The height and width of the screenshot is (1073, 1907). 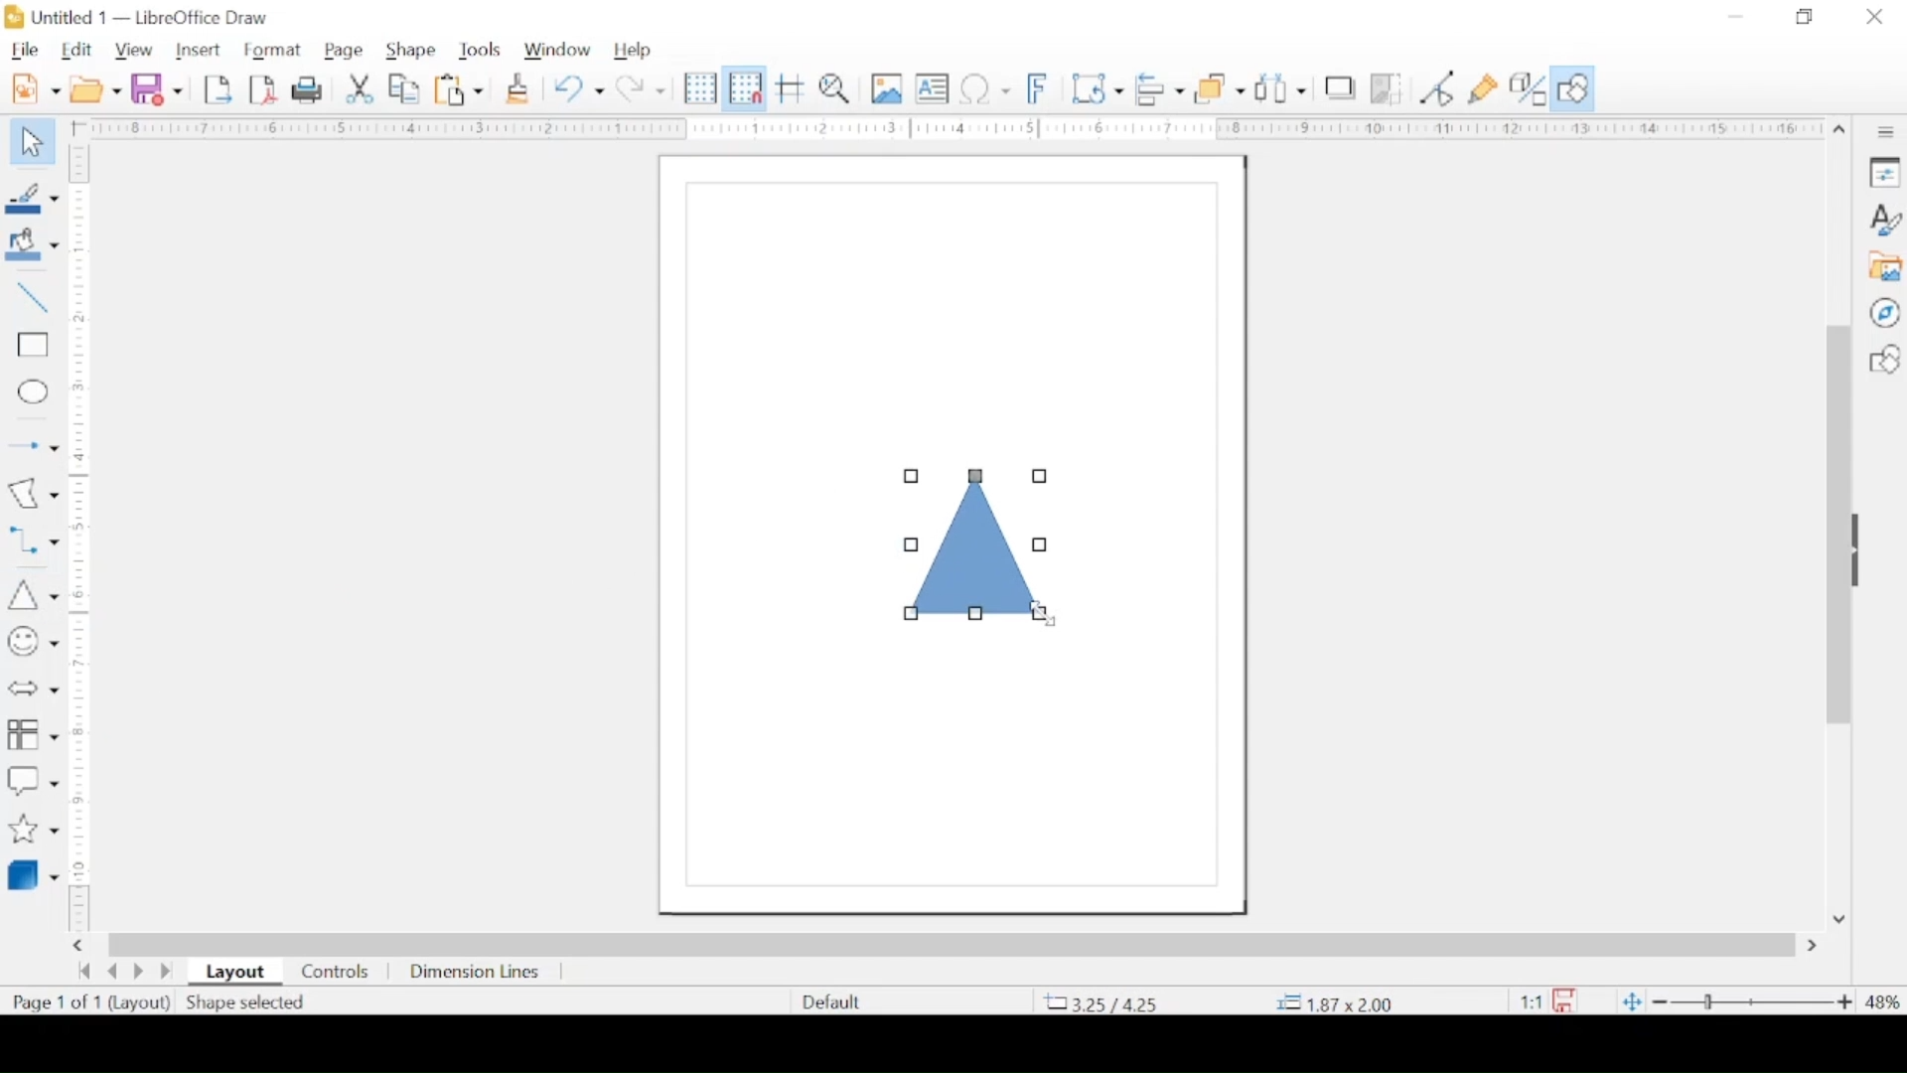 I want to click on restore down, so click(x=1803, y=17).